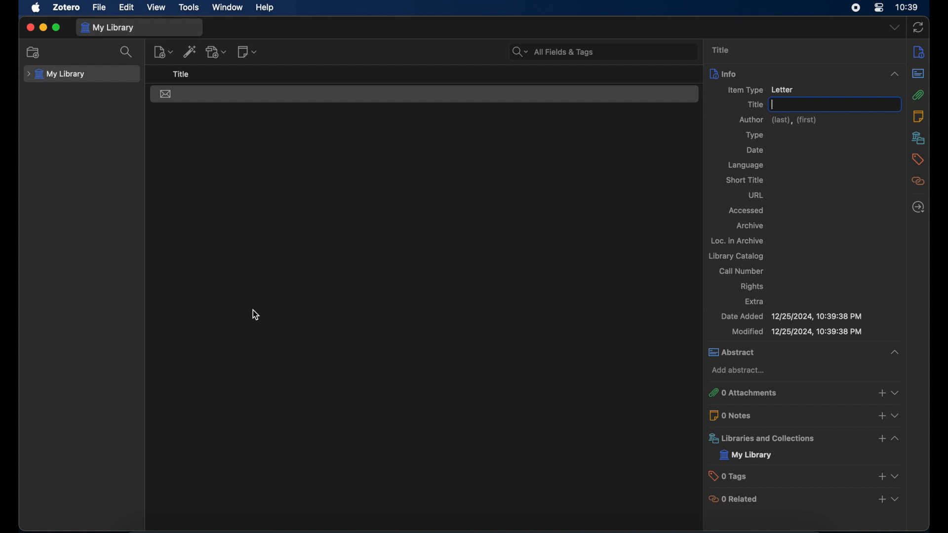  What do you see at coordinates (190, 52) in the screenshot?
I see `add item by identifier` at bounding box center [190, 52].